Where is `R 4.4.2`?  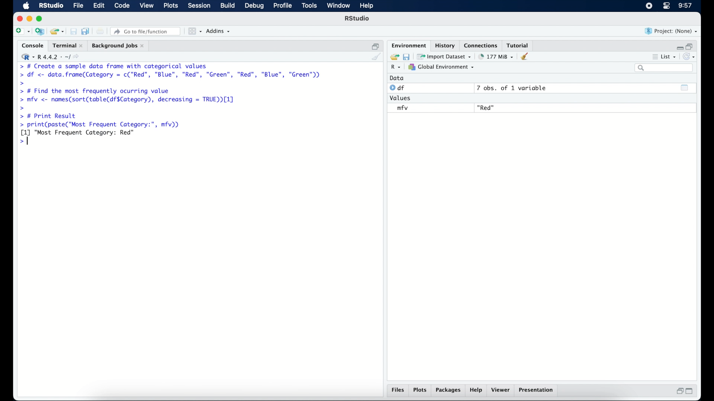 R 4.4.2 is located at coordinates (50, 56).